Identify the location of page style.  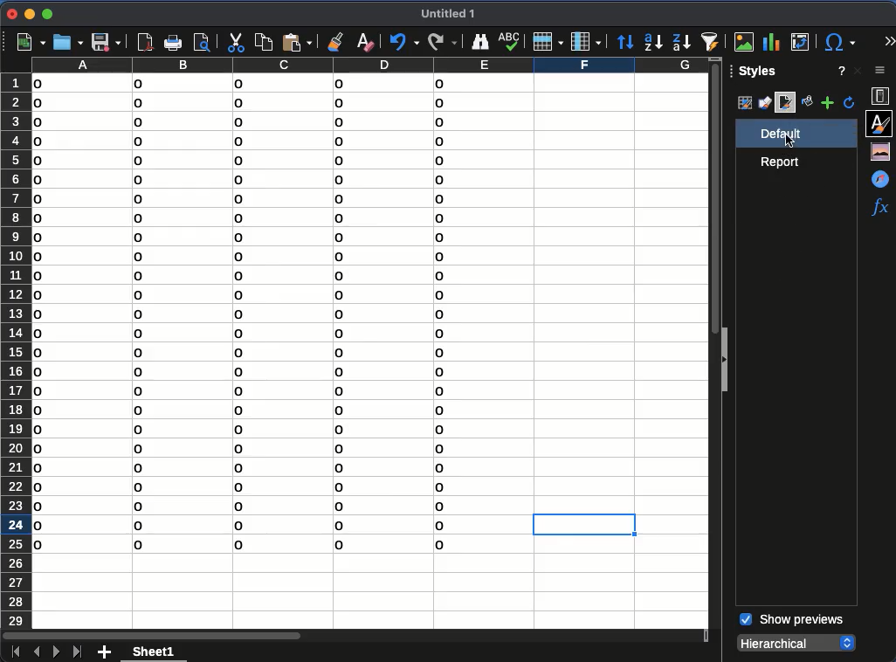
(787, 104).